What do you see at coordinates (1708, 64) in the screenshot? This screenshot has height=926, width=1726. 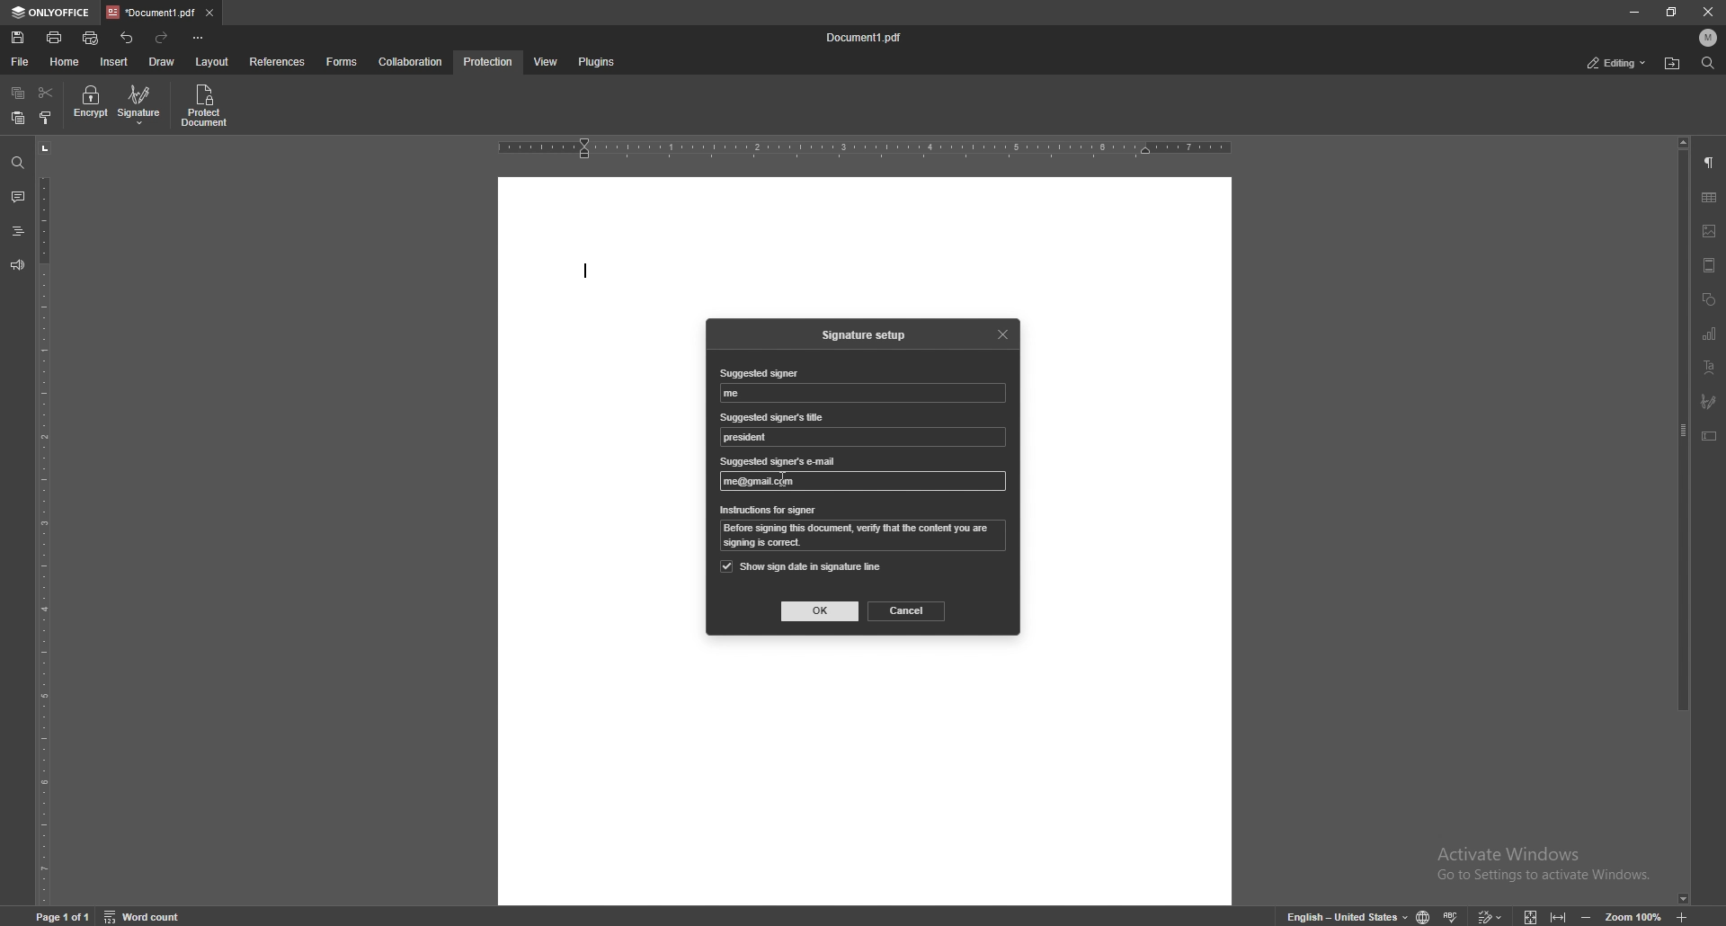 I see `find` at bounding box center [1708, 64].